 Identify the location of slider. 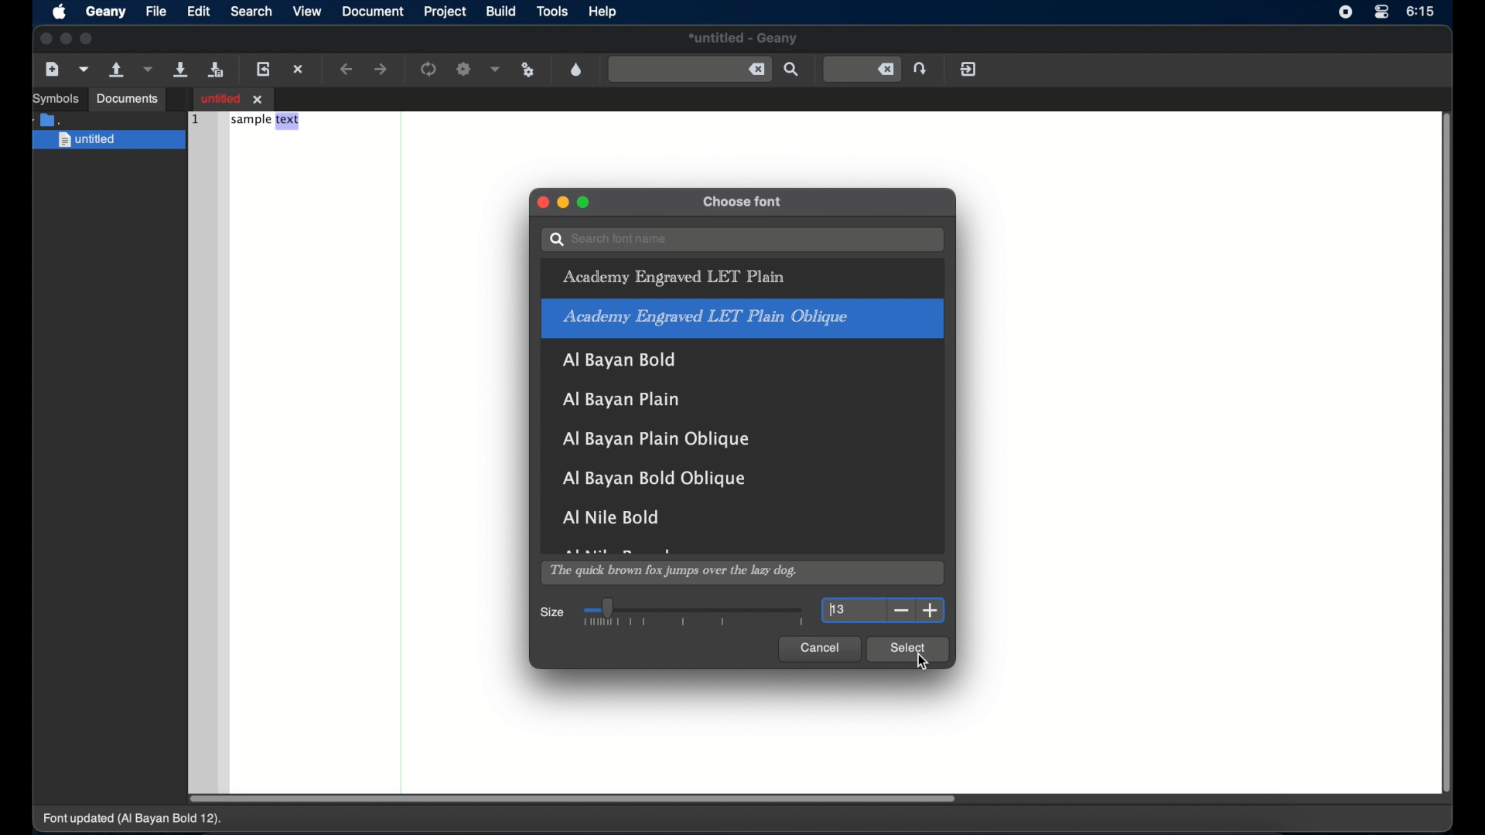
(694, 612).